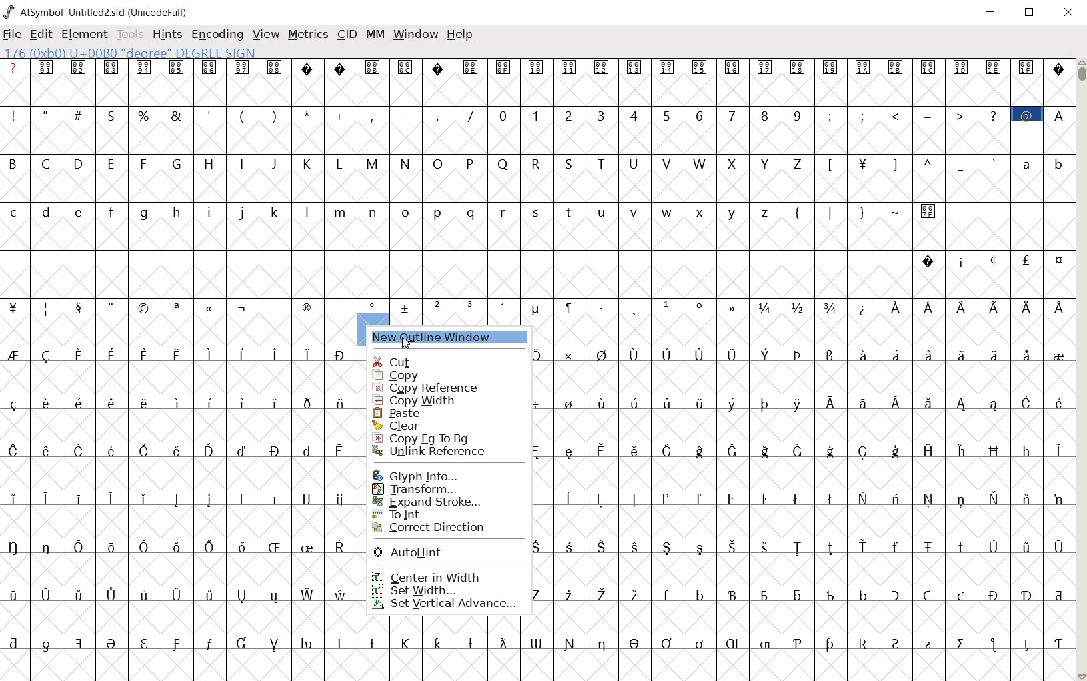 The height and width of the screenshot is (681, 1087). I want to click on special letters, so click(179, 594).